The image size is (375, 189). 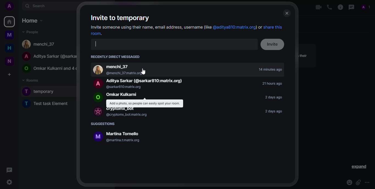 I want to click on @cryptomx_botmatrix.org, so click(x=126, y=115).